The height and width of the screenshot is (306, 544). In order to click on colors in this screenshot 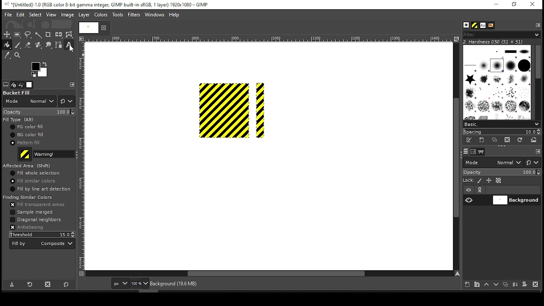, I will do `click(40, 69)`.